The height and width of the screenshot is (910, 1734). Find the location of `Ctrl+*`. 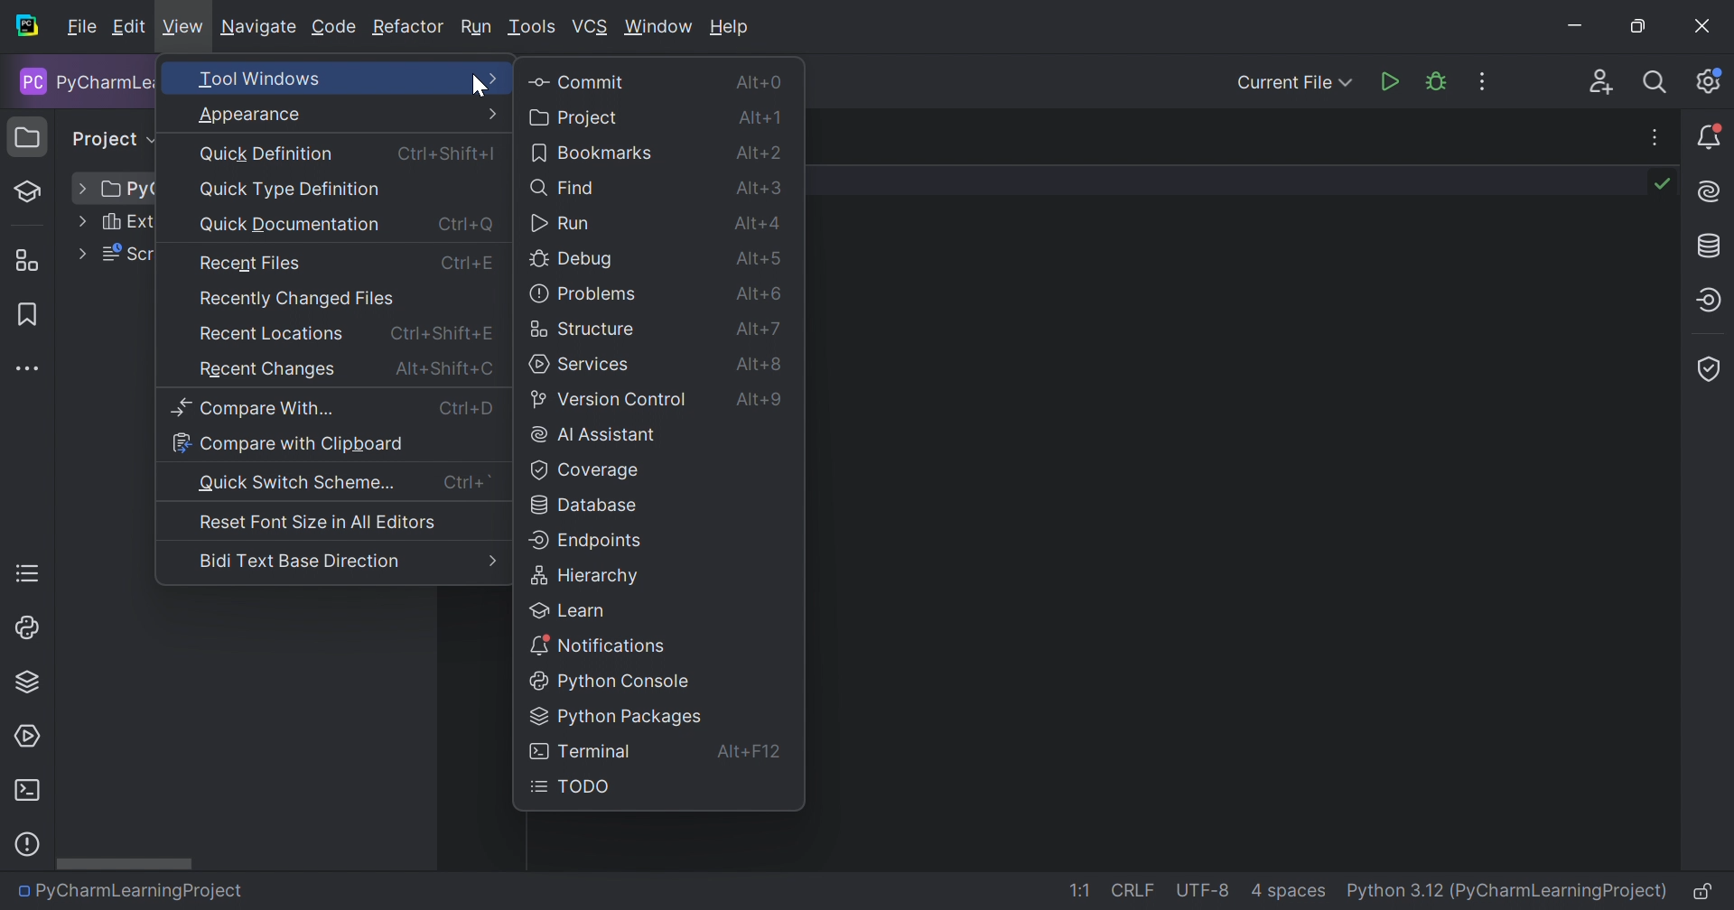

Ctrl+* is located at coordinates (468, 483).